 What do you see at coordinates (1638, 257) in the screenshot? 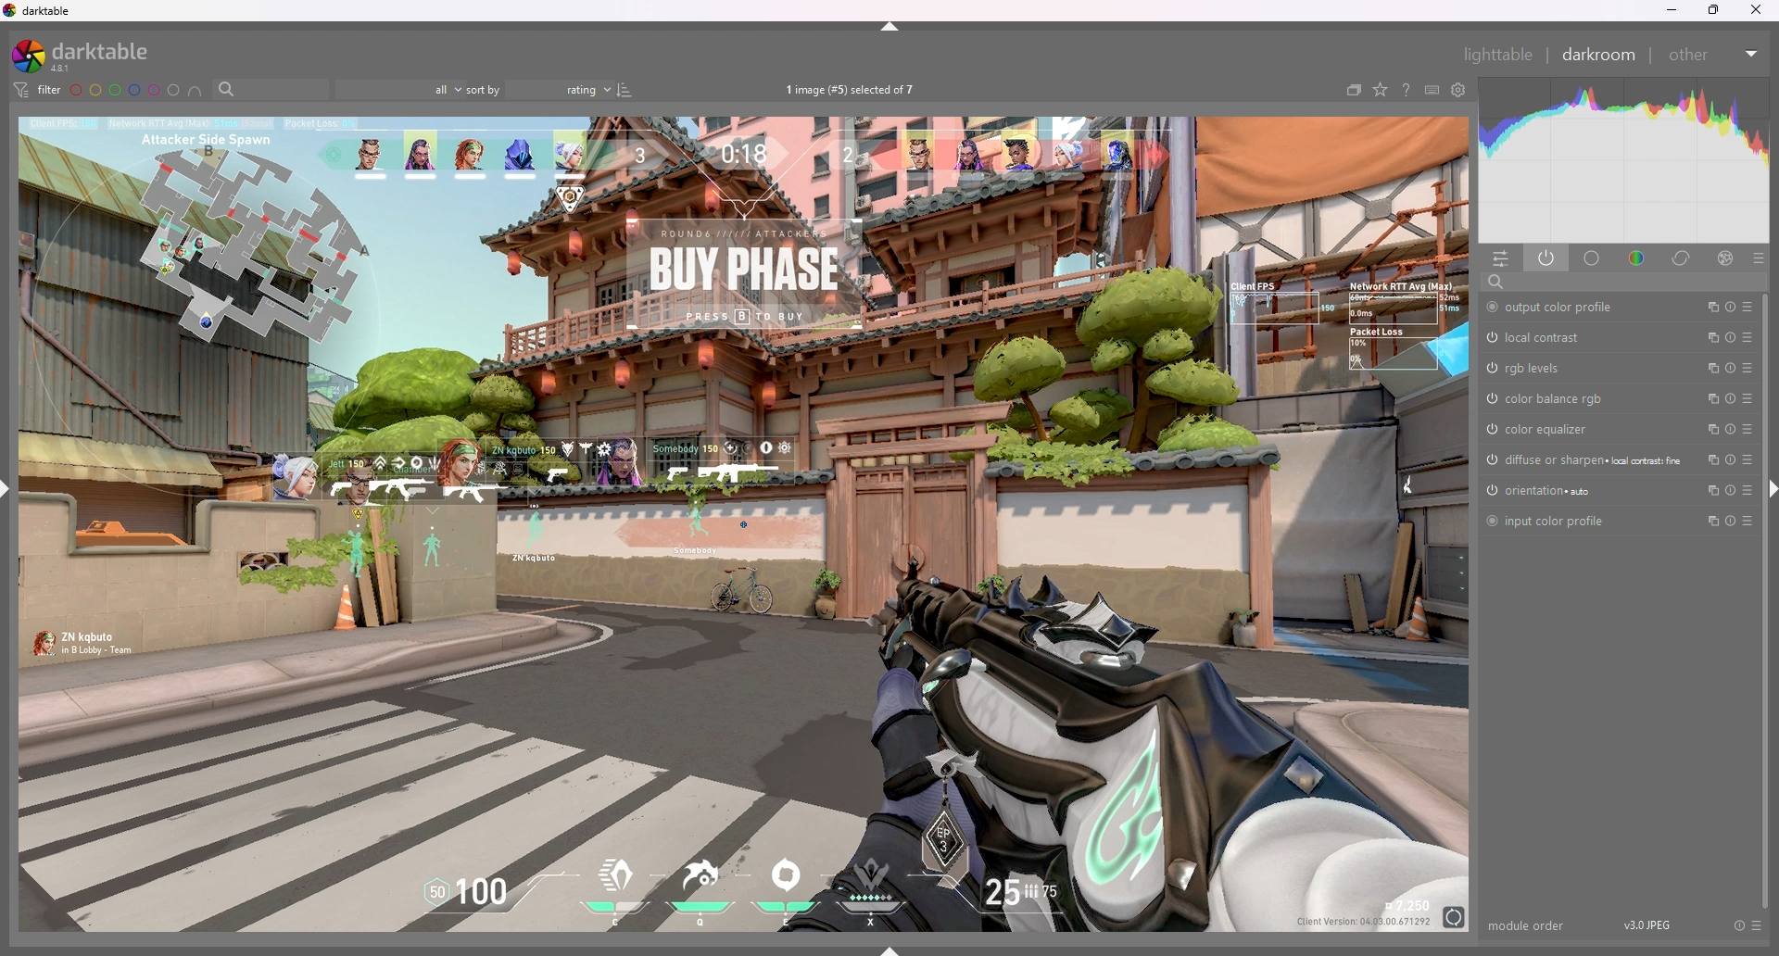
I see `color` at bounding box center [1638, 257].